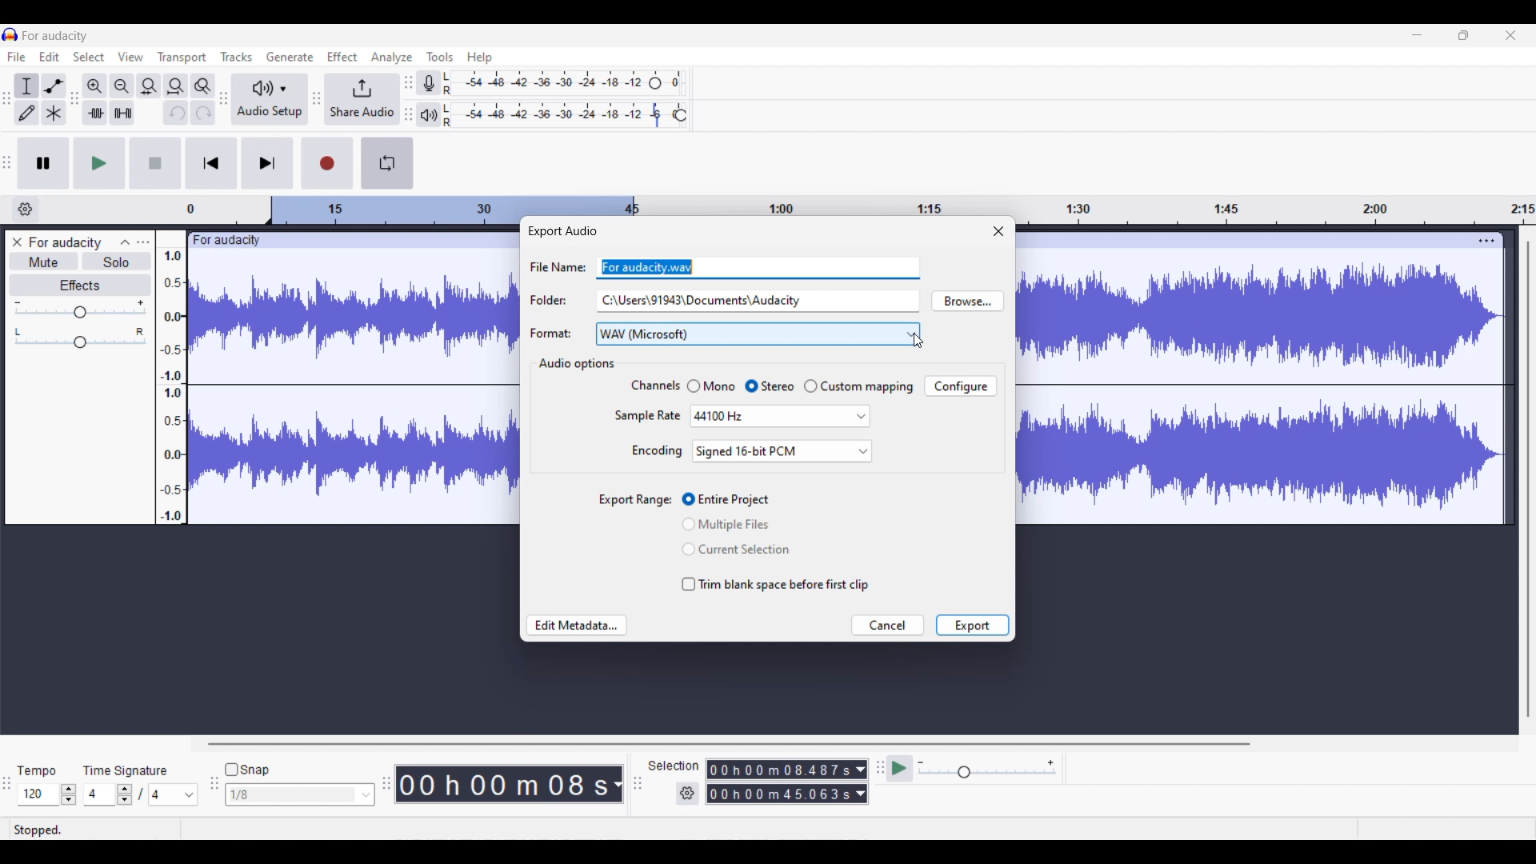  I want to click on Track settings, so click(1486, 240).